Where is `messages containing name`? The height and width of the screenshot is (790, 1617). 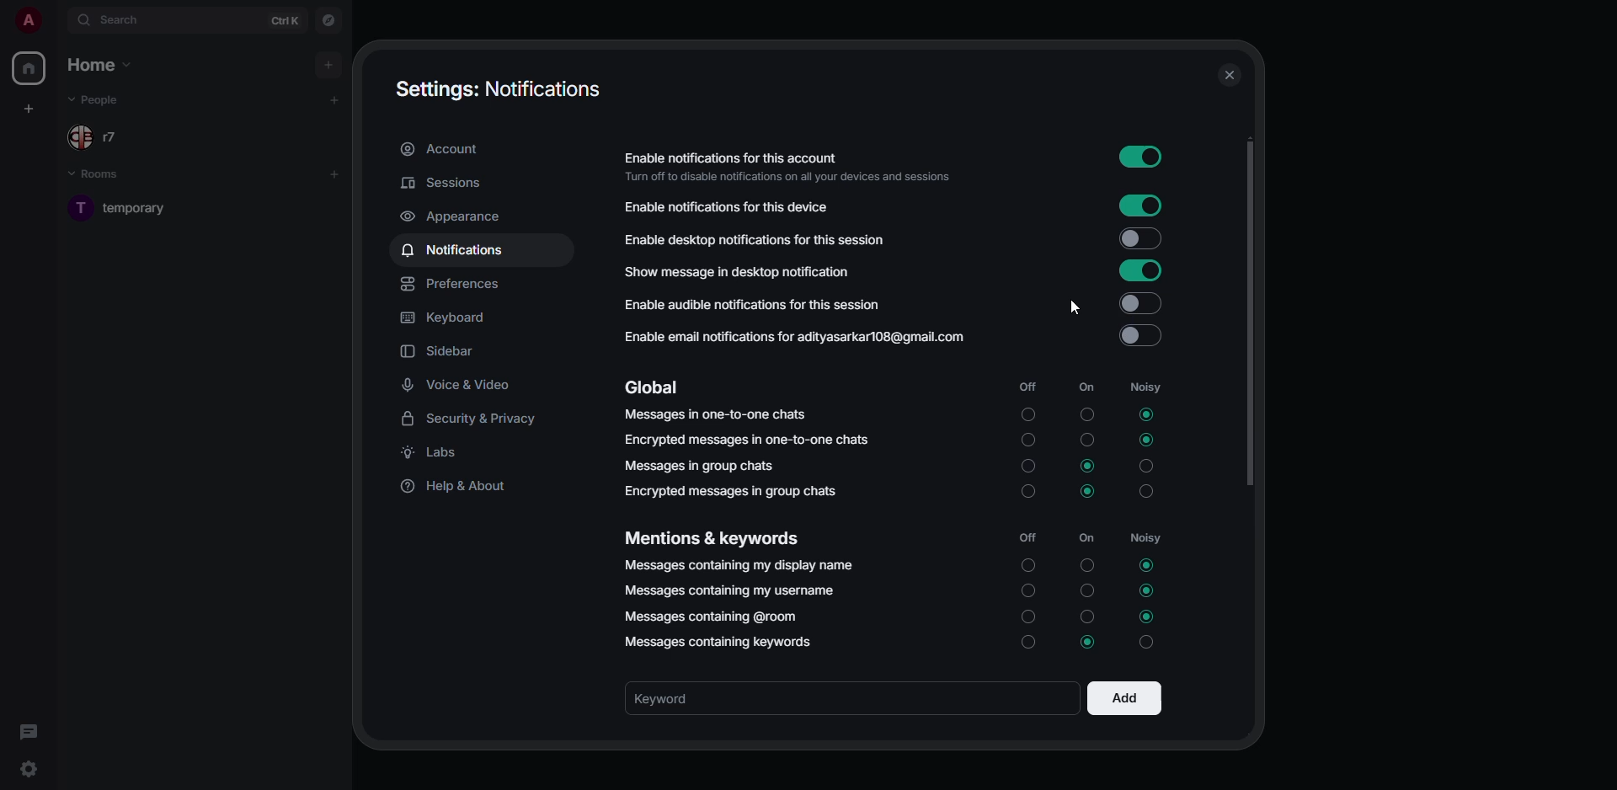 messages containing name is located at coordinates (736, 563).